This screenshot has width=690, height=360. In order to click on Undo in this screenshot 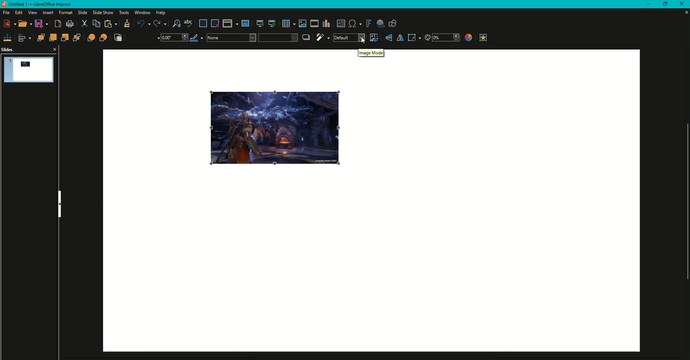, I will do `click(143, 23)`.